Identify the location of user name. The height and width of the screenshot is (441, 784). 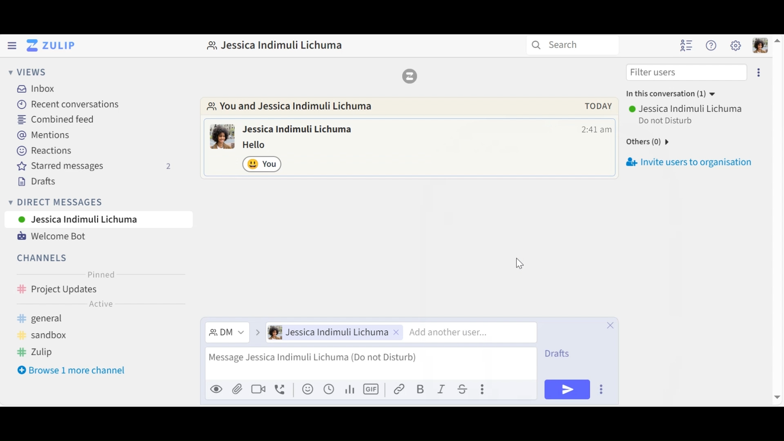
(309, 128).